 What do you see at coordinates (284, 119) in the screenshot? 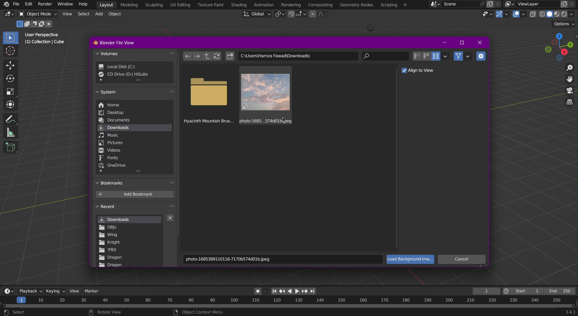
I see `Cursor at Image` at bounding box center [284, 119].